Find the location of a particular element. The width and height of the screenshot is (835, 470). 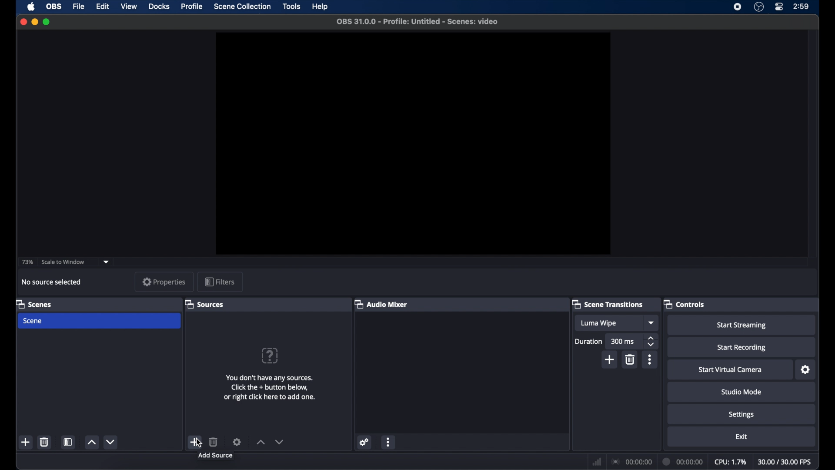

edit is located at coordinates (103, 7).